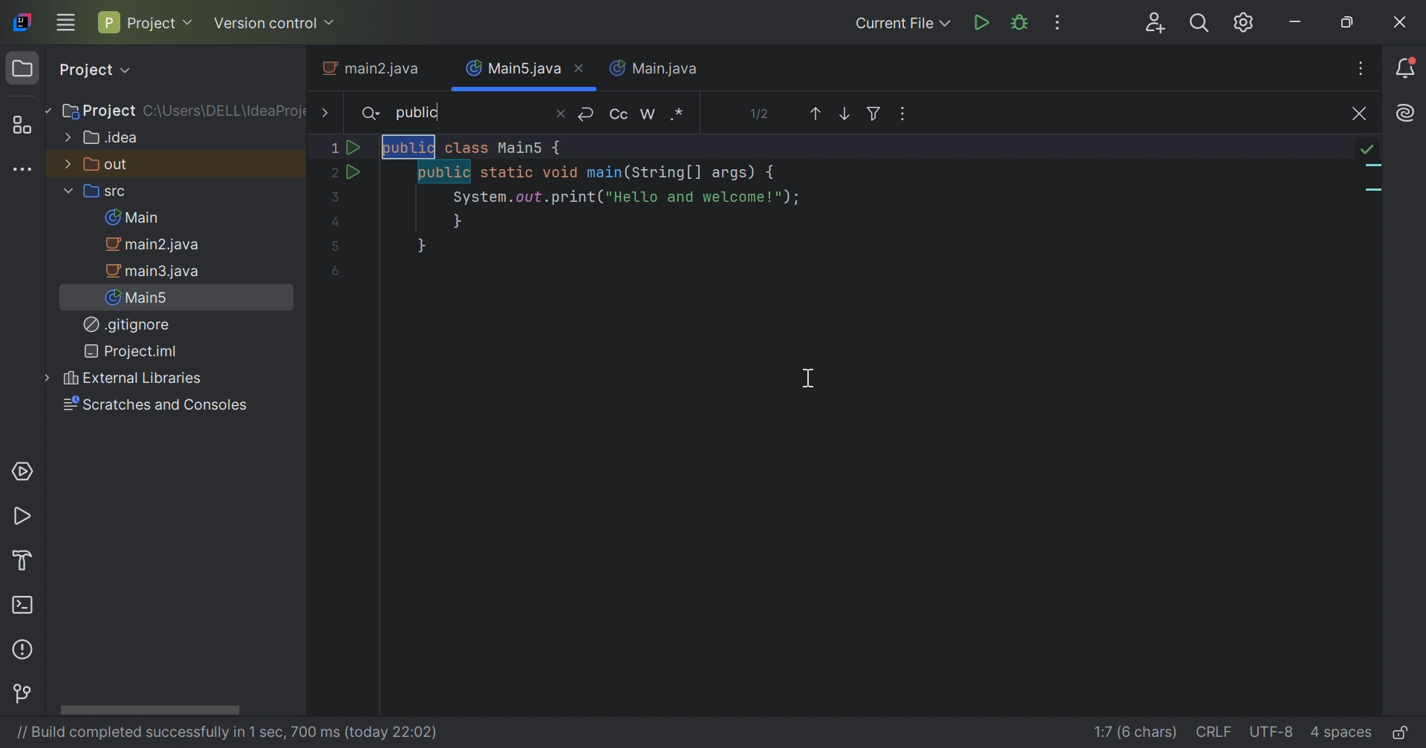  What do you see at coordinates (513, 66) in the screenshot?
I see `Main5.java` at bounding box center [513, 66].